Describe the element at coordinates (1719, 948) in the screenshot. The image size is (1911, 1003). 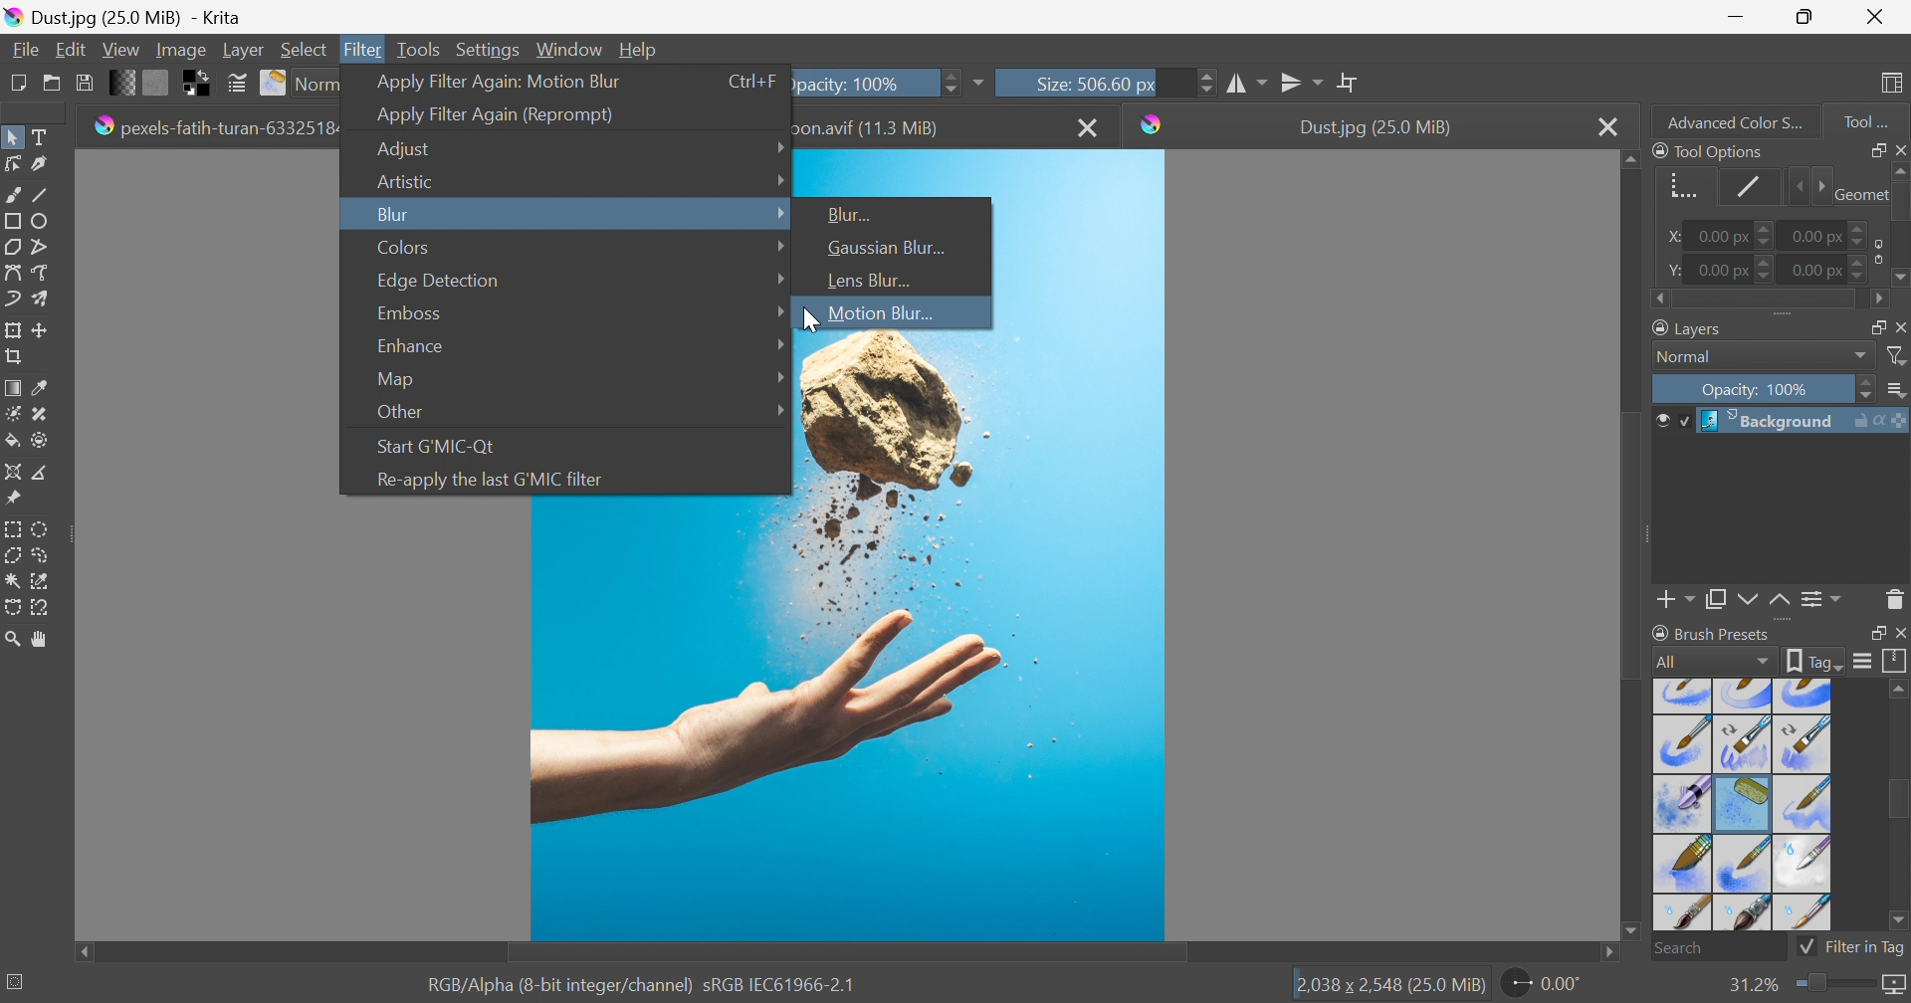
I see `Search` at that location.